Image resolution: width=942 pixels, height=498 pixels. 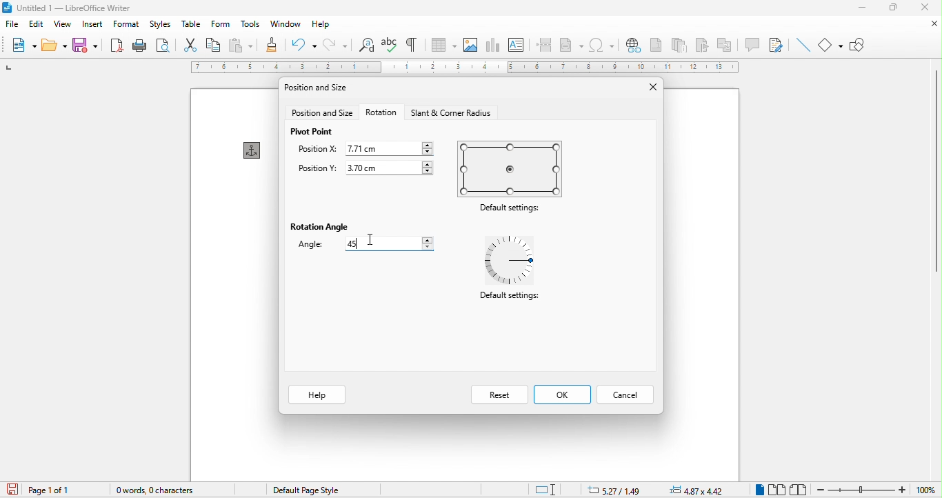 What do you see at coordinates (752, 44) in the screenshot?
I see `comment` at bounding box center [752, 44].